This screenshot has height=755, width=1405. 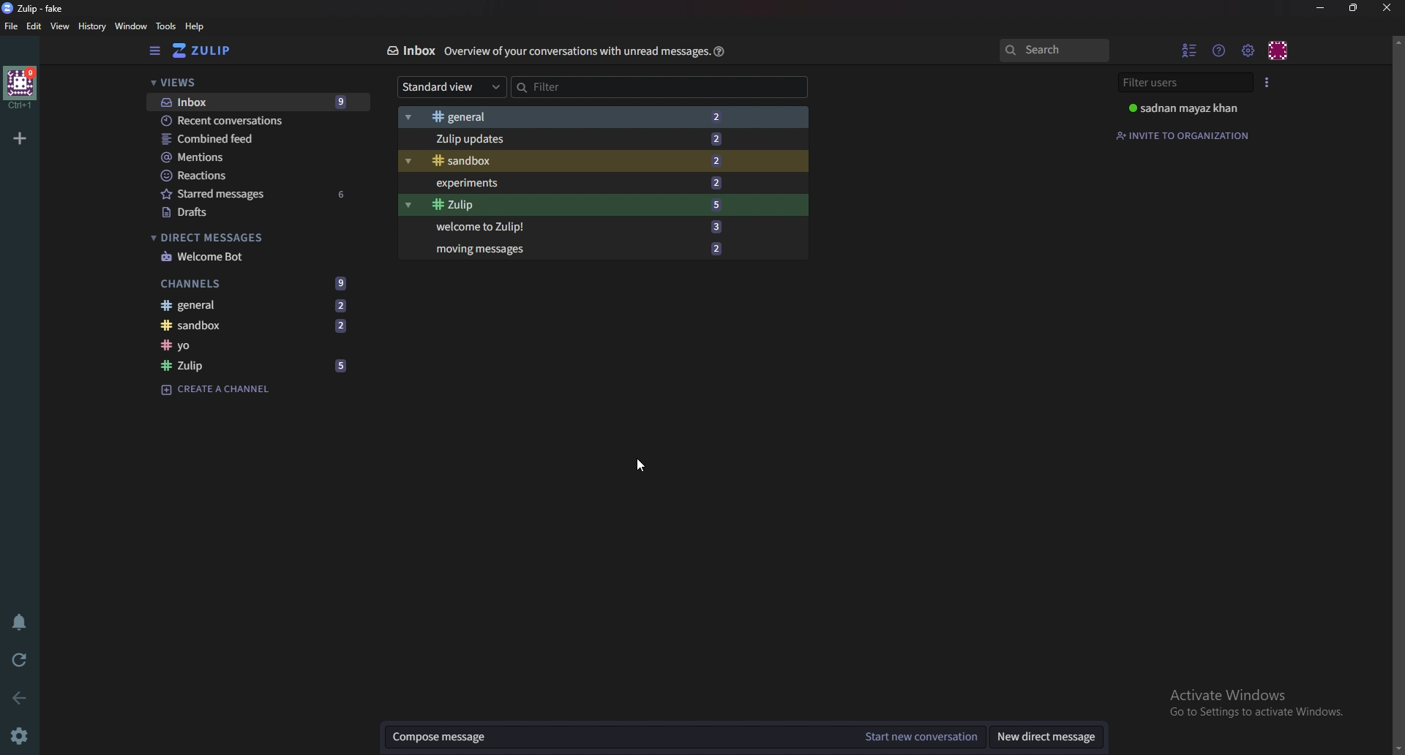 What do you see at coordinates (1319, 8) in the screenshot?
I see `minimize` at bounding box center [1319, 8].